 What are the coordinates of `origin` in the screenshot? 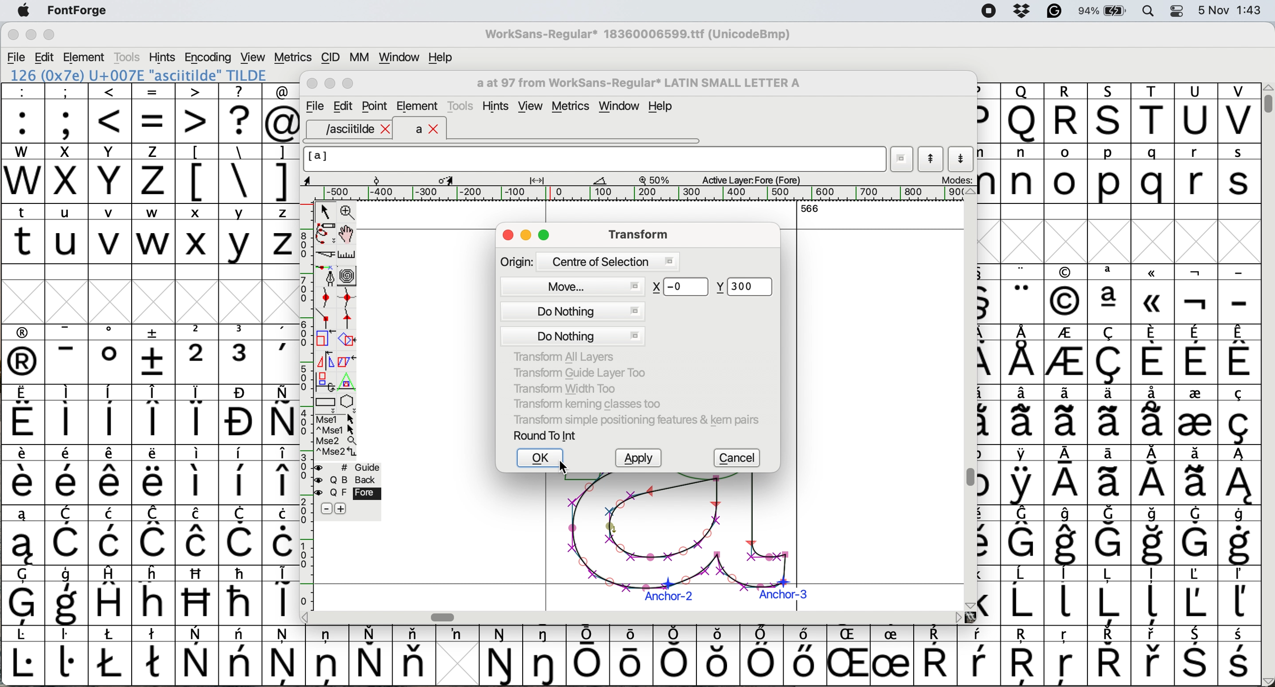 It's located at (589, 261).